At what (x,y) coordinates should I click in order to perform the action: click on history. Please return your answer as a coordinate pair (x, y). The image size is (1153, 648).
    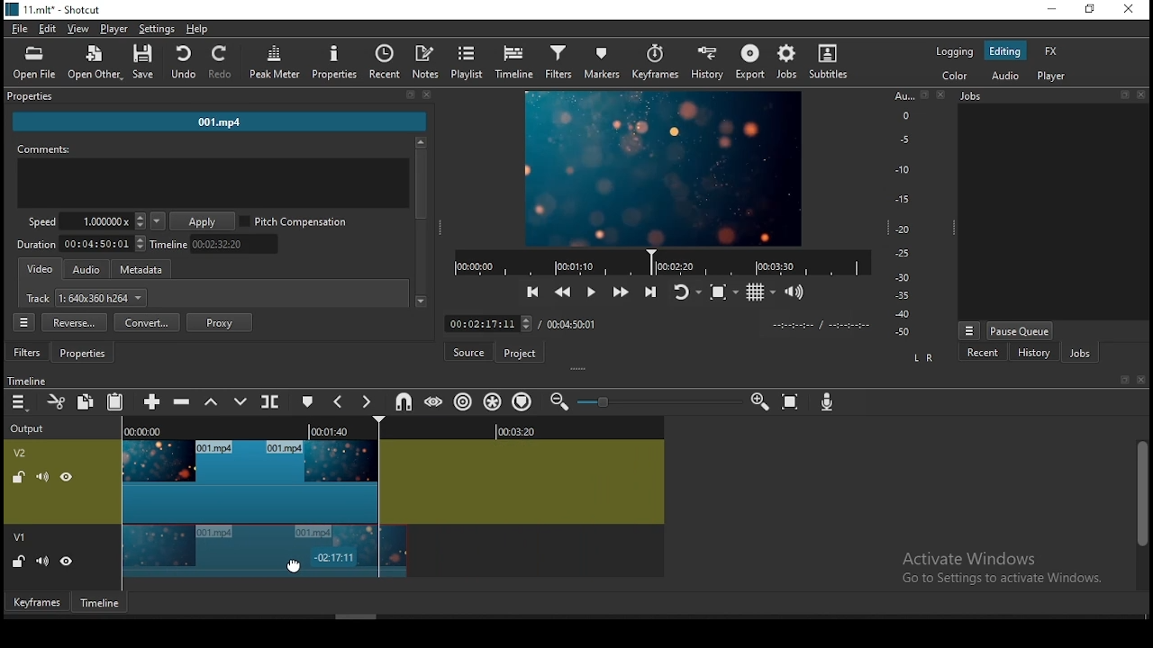
    Looking at the image, I should click on (1030, 354).